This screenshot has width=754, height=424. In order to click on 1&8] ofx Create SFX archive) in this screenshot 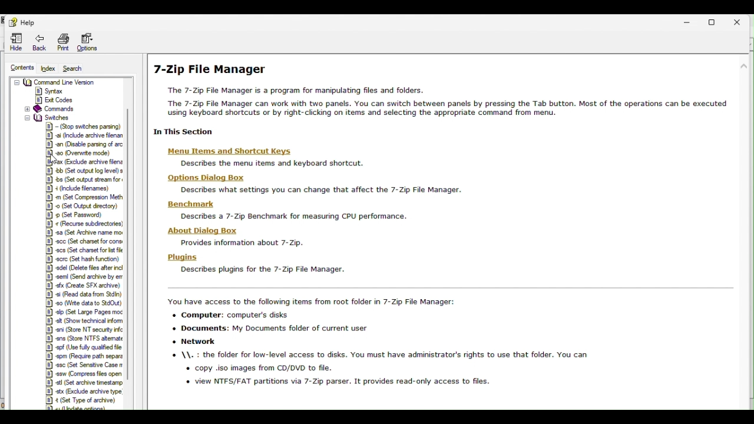, I will do `click(84, 285)`.